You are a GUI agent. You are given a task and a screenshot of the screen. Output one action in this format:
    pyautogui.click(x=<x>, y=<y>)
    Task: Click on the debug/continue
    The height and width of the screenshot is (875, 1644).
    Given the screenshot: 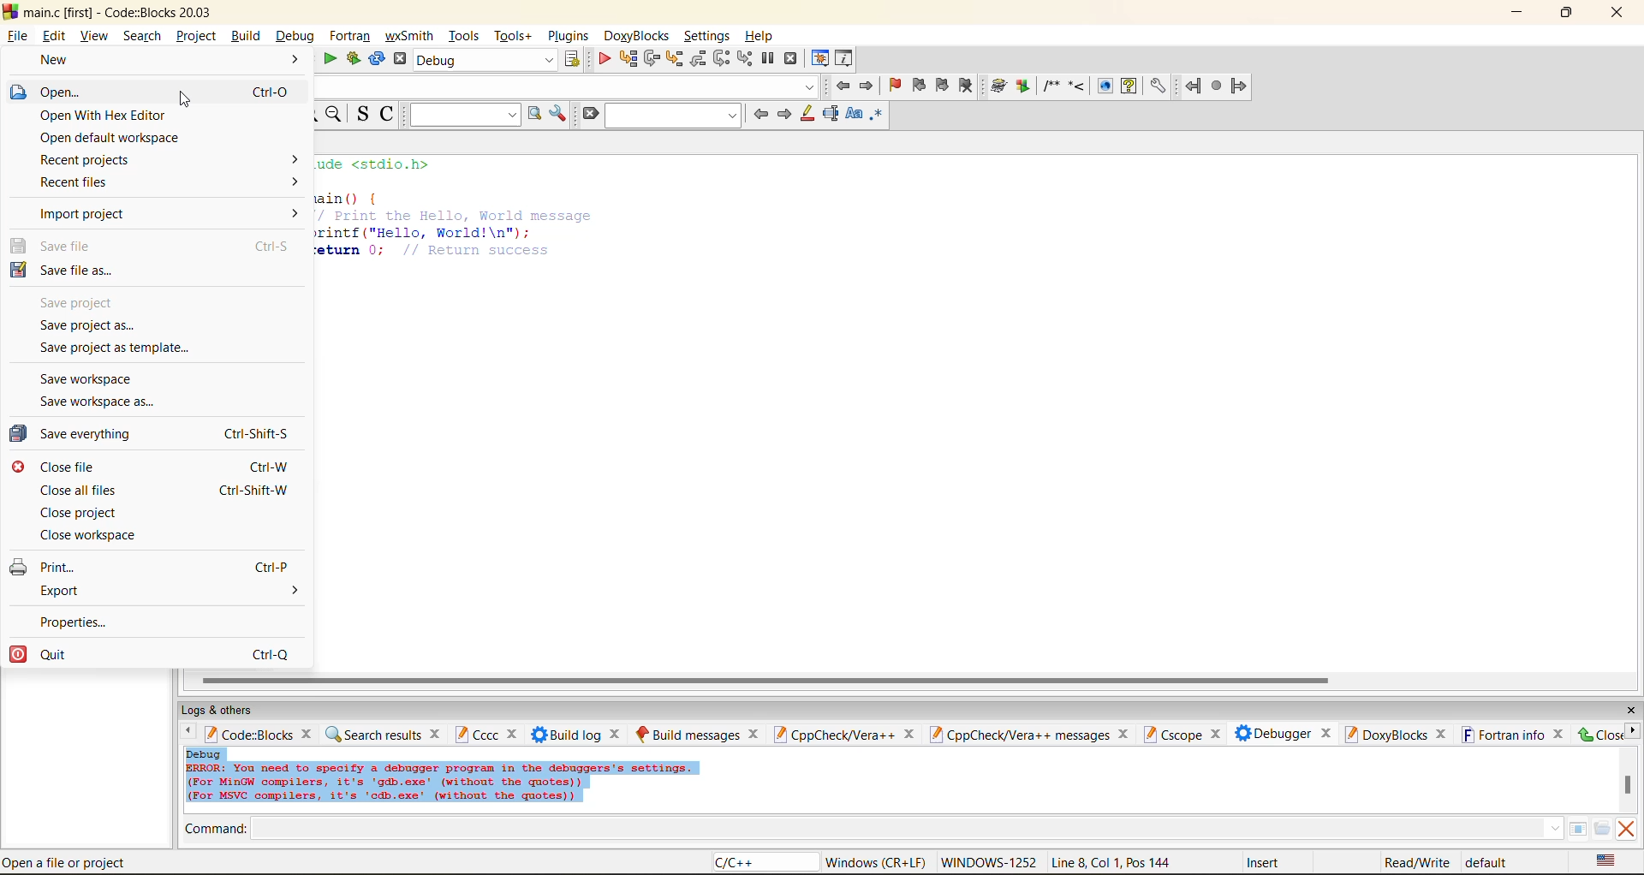 What is the action you would take?
    pyautogui.click(x=604, y=59)
    